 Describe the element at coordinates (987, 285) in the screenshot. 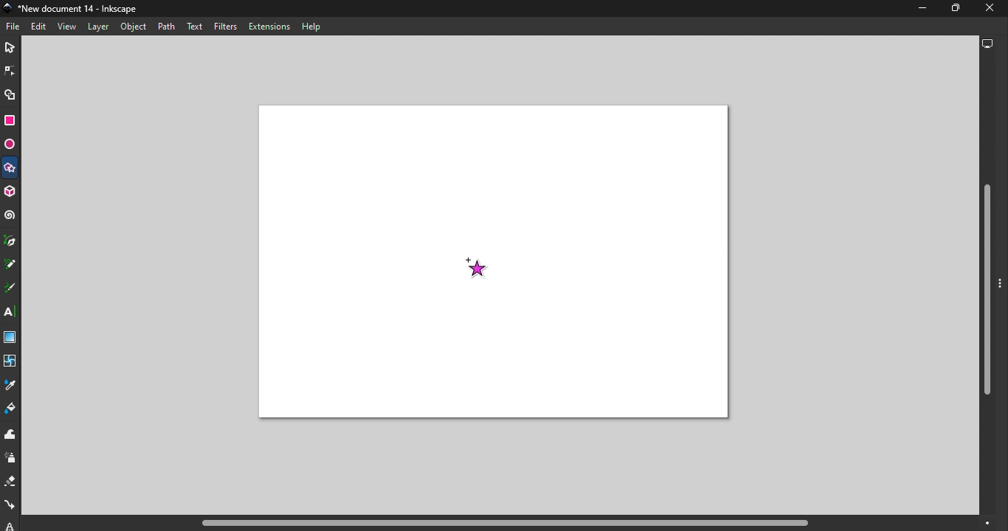

I see `Vertical scroll bar` at that location.